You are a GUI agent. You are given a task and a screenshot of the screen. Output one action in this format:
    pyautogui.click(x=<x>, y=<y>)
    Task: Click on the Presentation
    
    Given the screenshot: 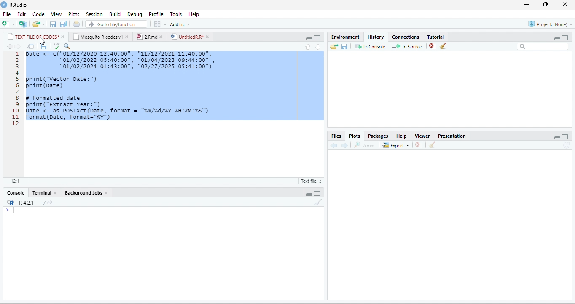 What is the action you would take?
    pyautogui.click(x=452, y=136)
    